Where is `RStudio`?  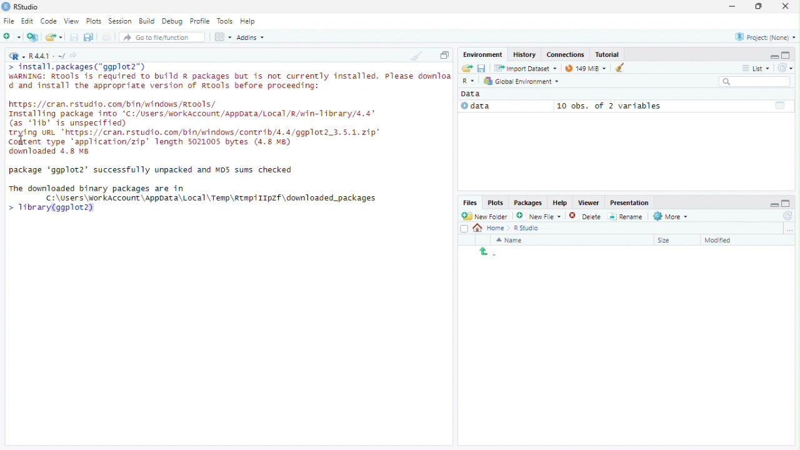 RStudio is located at coordinates (27, 6).